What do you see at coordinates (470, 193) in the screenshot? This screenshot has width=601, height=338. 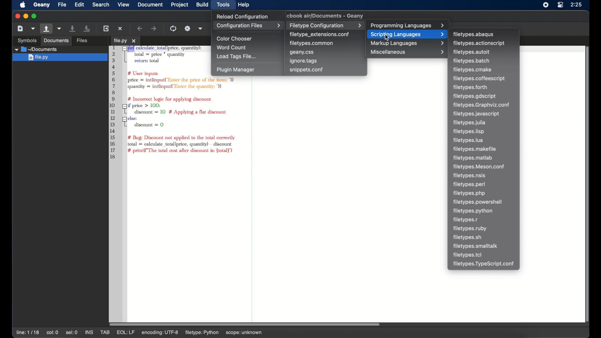 I see `filetypes` at bounding box center [470, 193].